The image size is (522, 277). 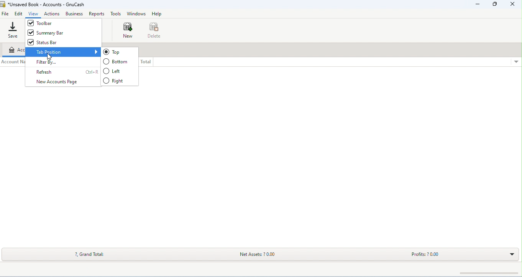 What do you see at coordinates (511, 254) in the screenshot?
I see `drop down` at bounding box center [511, 254].